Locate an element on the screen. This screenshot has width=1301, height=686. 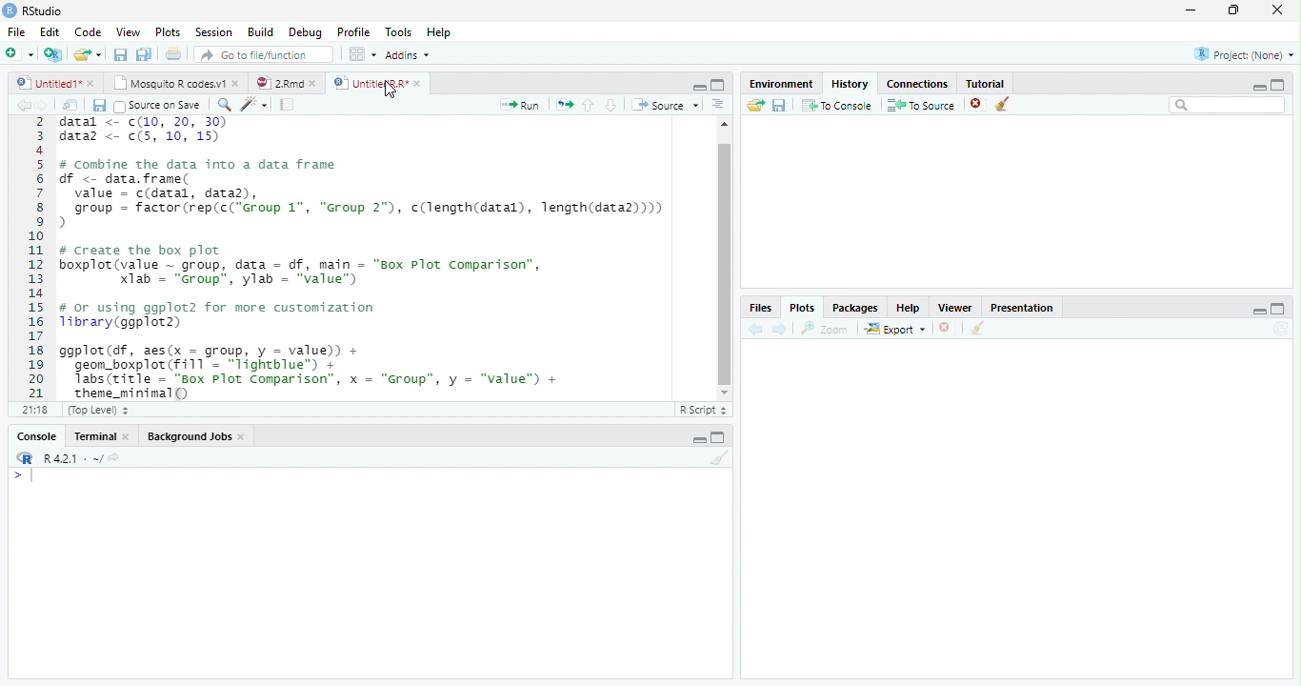
Go to file/function is located at coordinates (265, 54).